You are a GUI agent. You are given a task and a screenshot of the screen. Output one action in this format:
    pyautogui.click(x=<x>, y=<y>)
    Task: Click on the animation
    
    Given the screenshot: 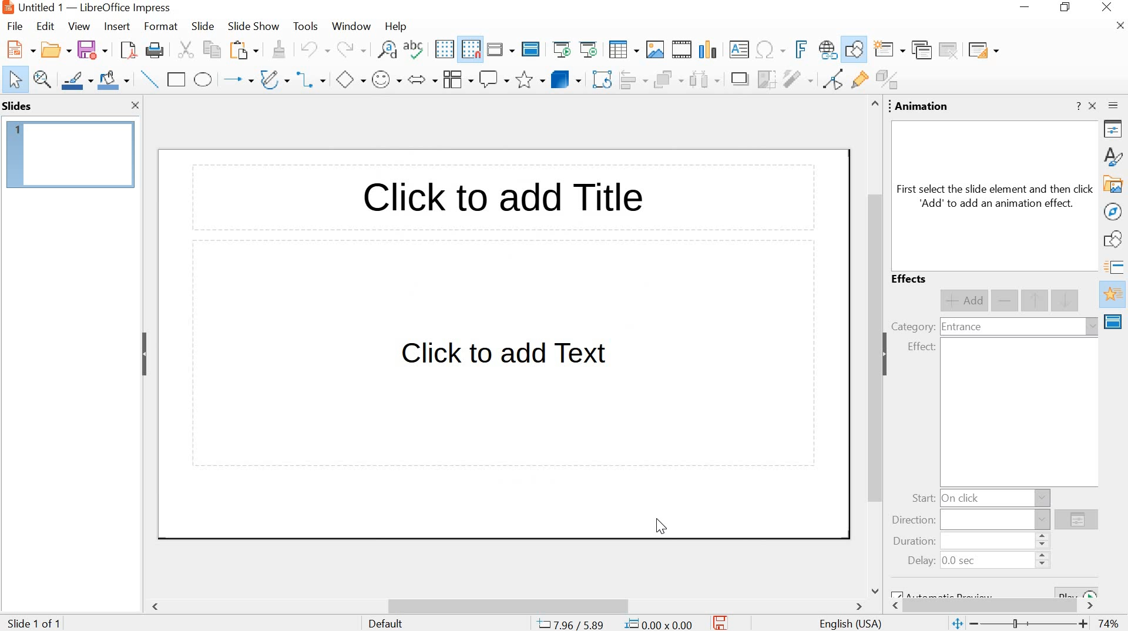 What is the action you would take?
    pyautogui.click(x=922, y=107)
    